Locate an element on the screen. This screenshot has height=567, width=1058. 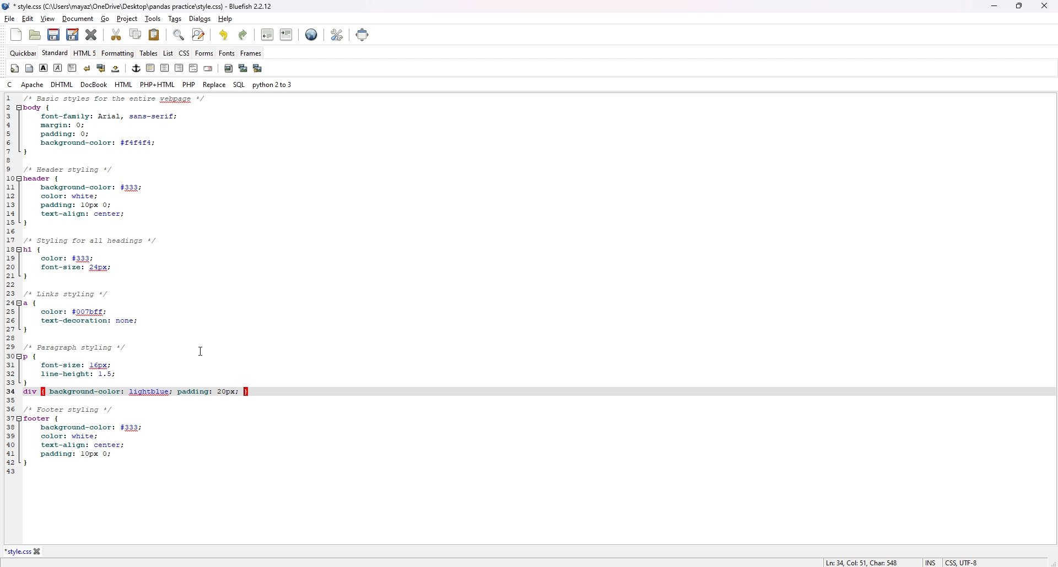
CSS, UTF-8 is located at coordinates (964, 562).